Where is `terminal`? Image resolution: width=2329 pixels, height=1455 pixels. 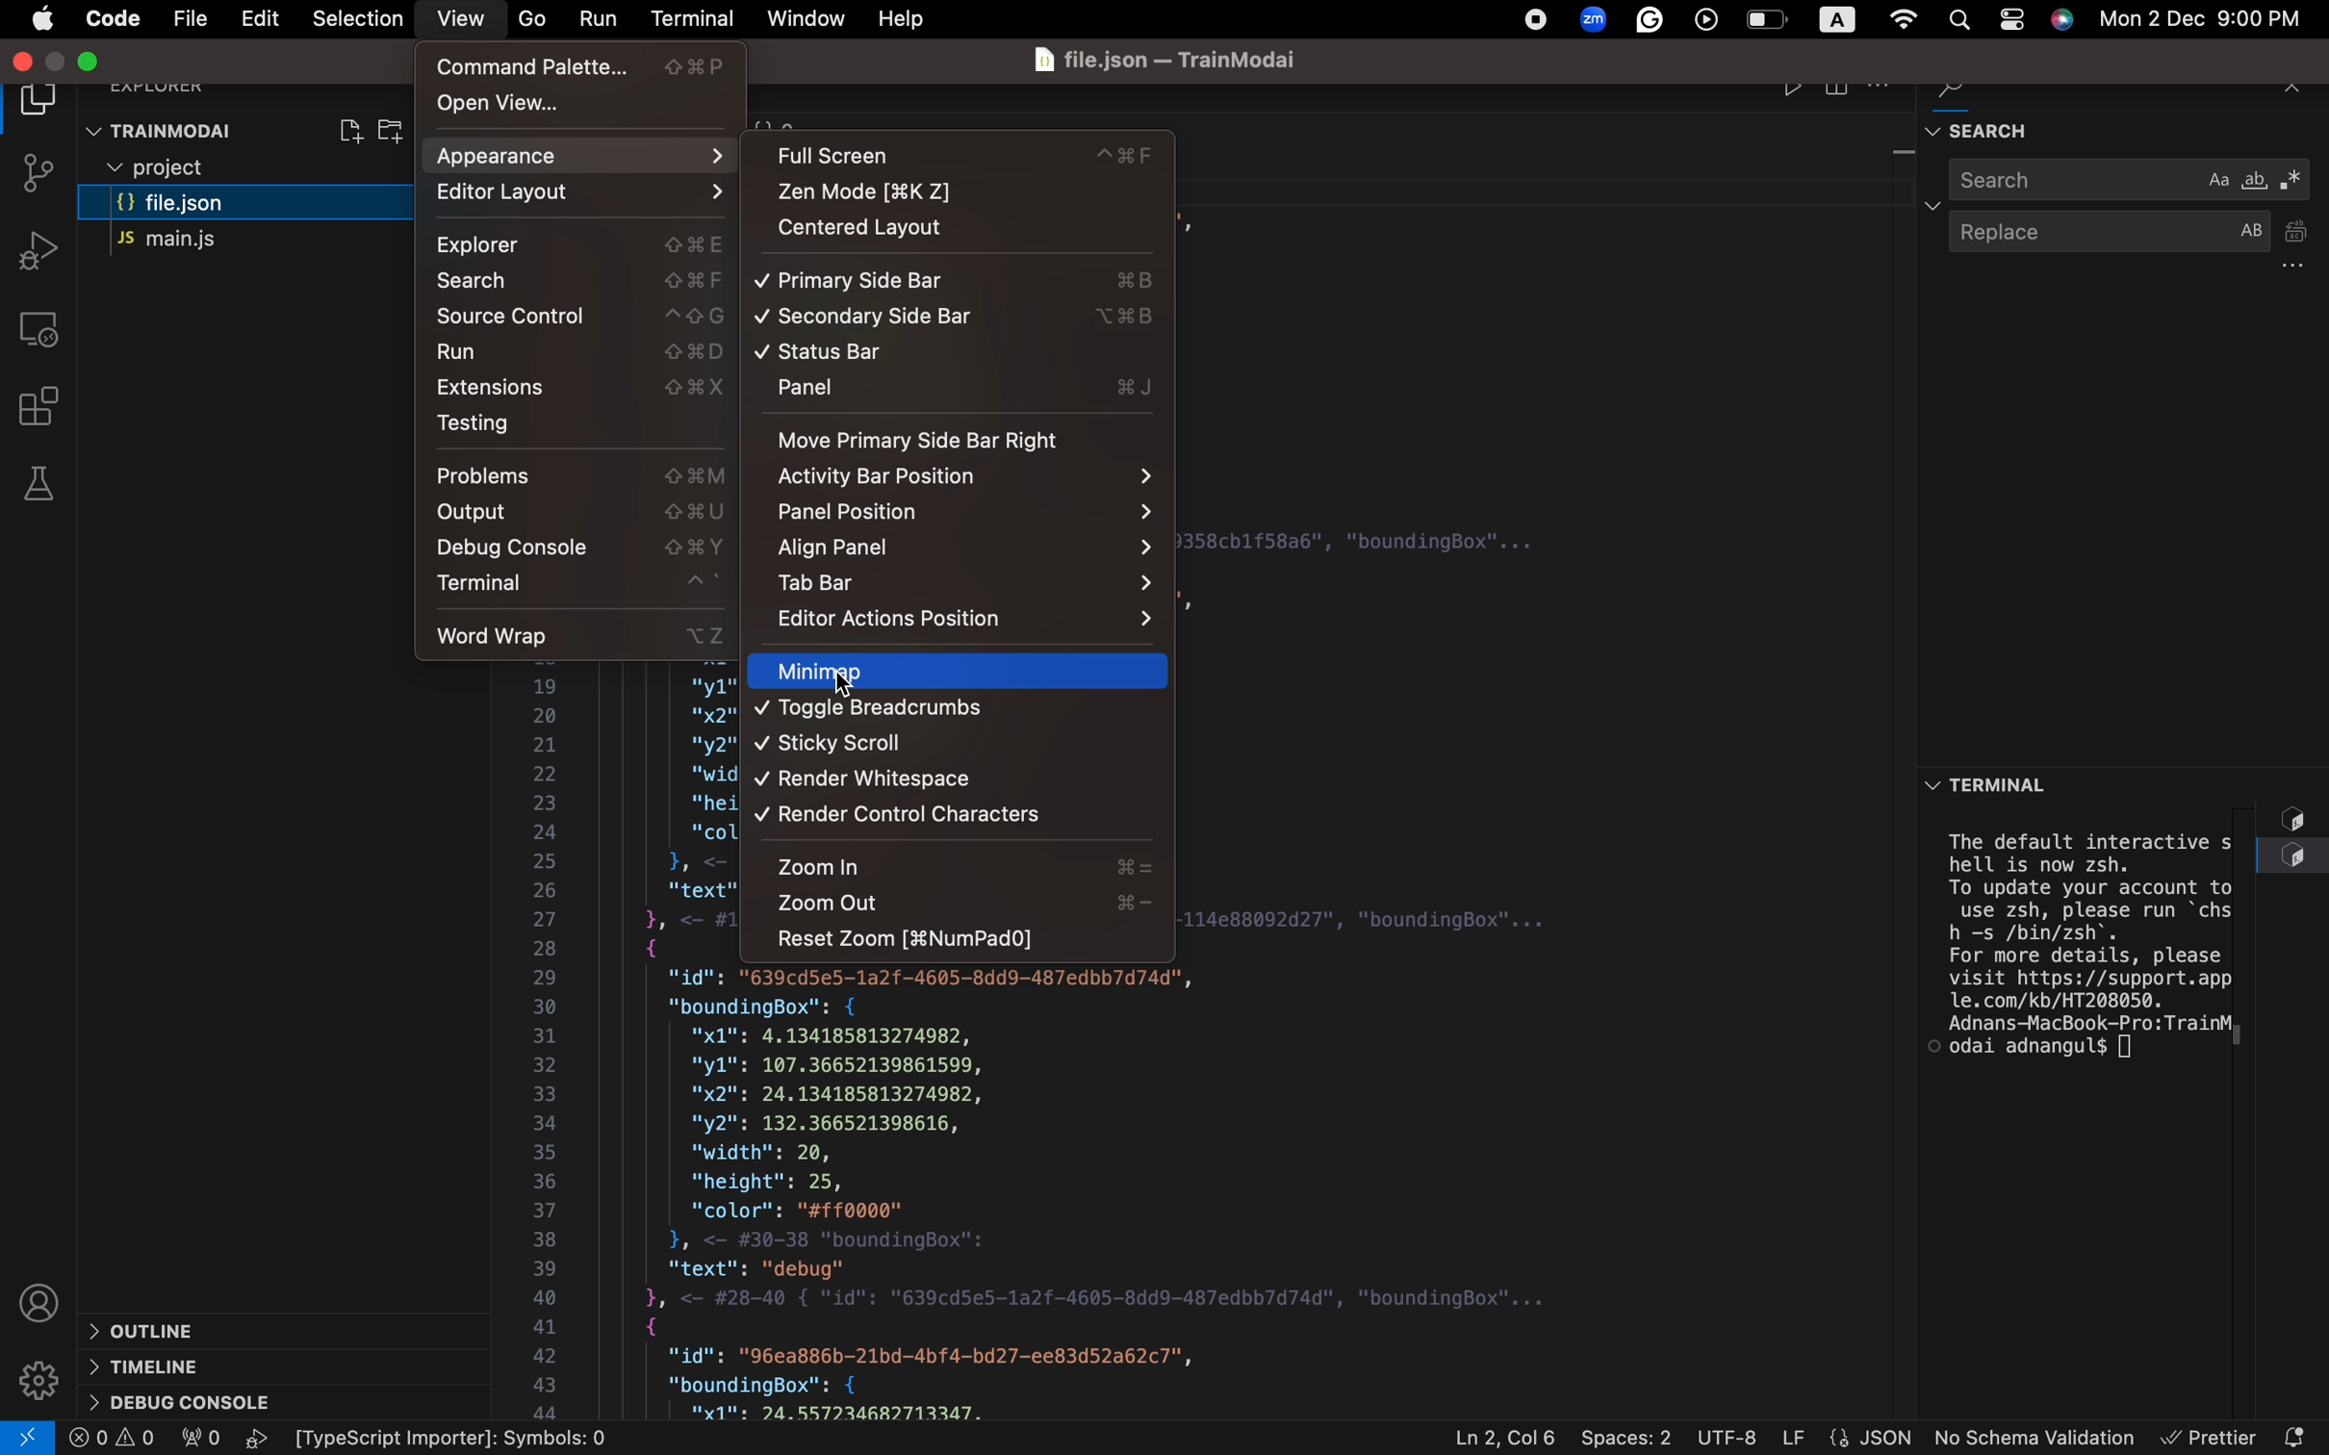
terminal is located at coordinates (1996, 766).